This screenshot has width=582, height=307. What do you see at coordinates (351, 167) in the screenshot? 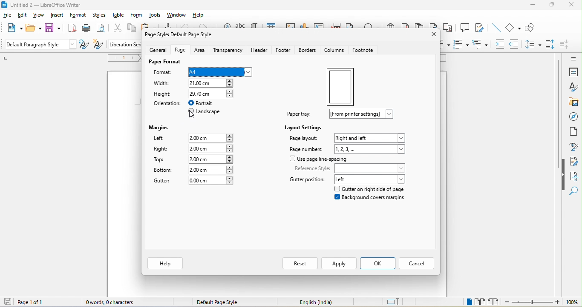
I see `reference style` at bounding box center [351, 167].